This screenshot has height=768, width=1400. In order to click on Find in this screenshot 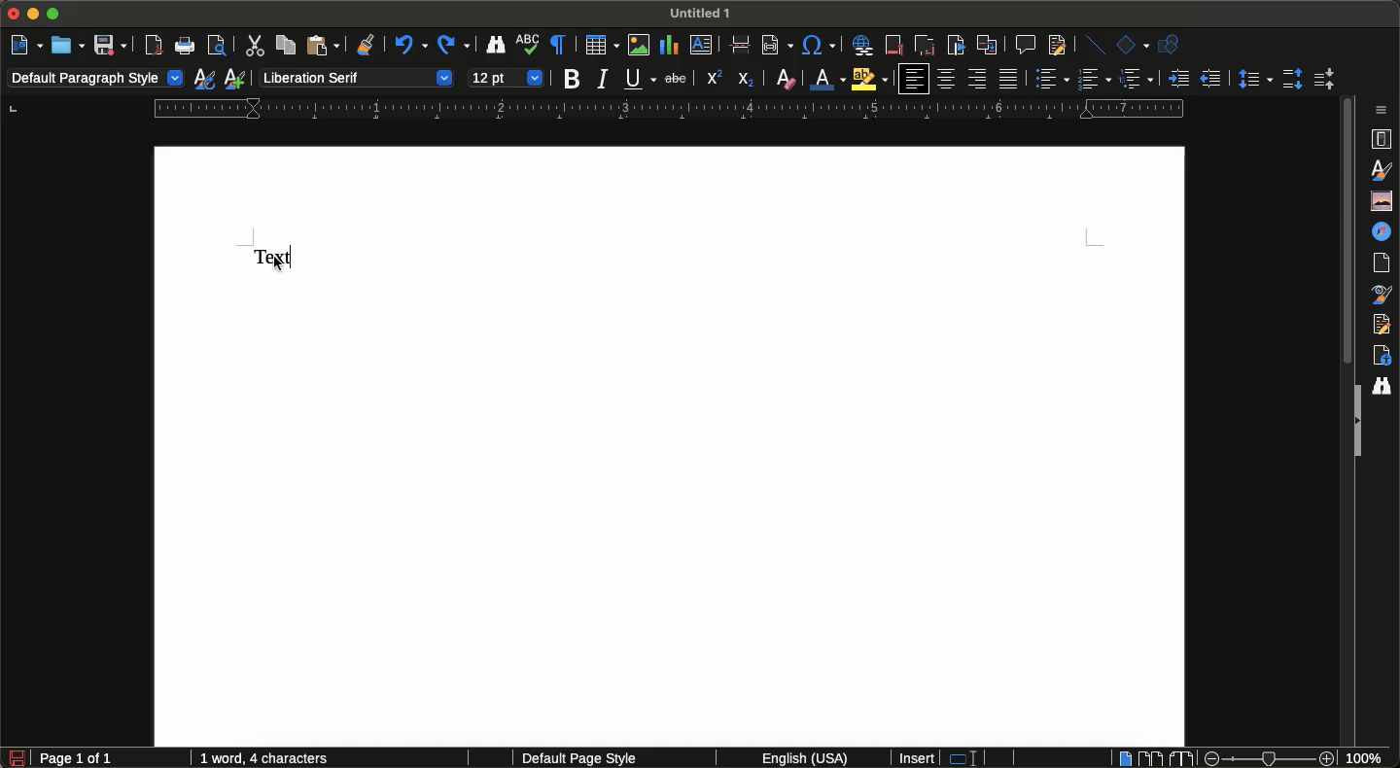, I will do `click(1385, 384)`.